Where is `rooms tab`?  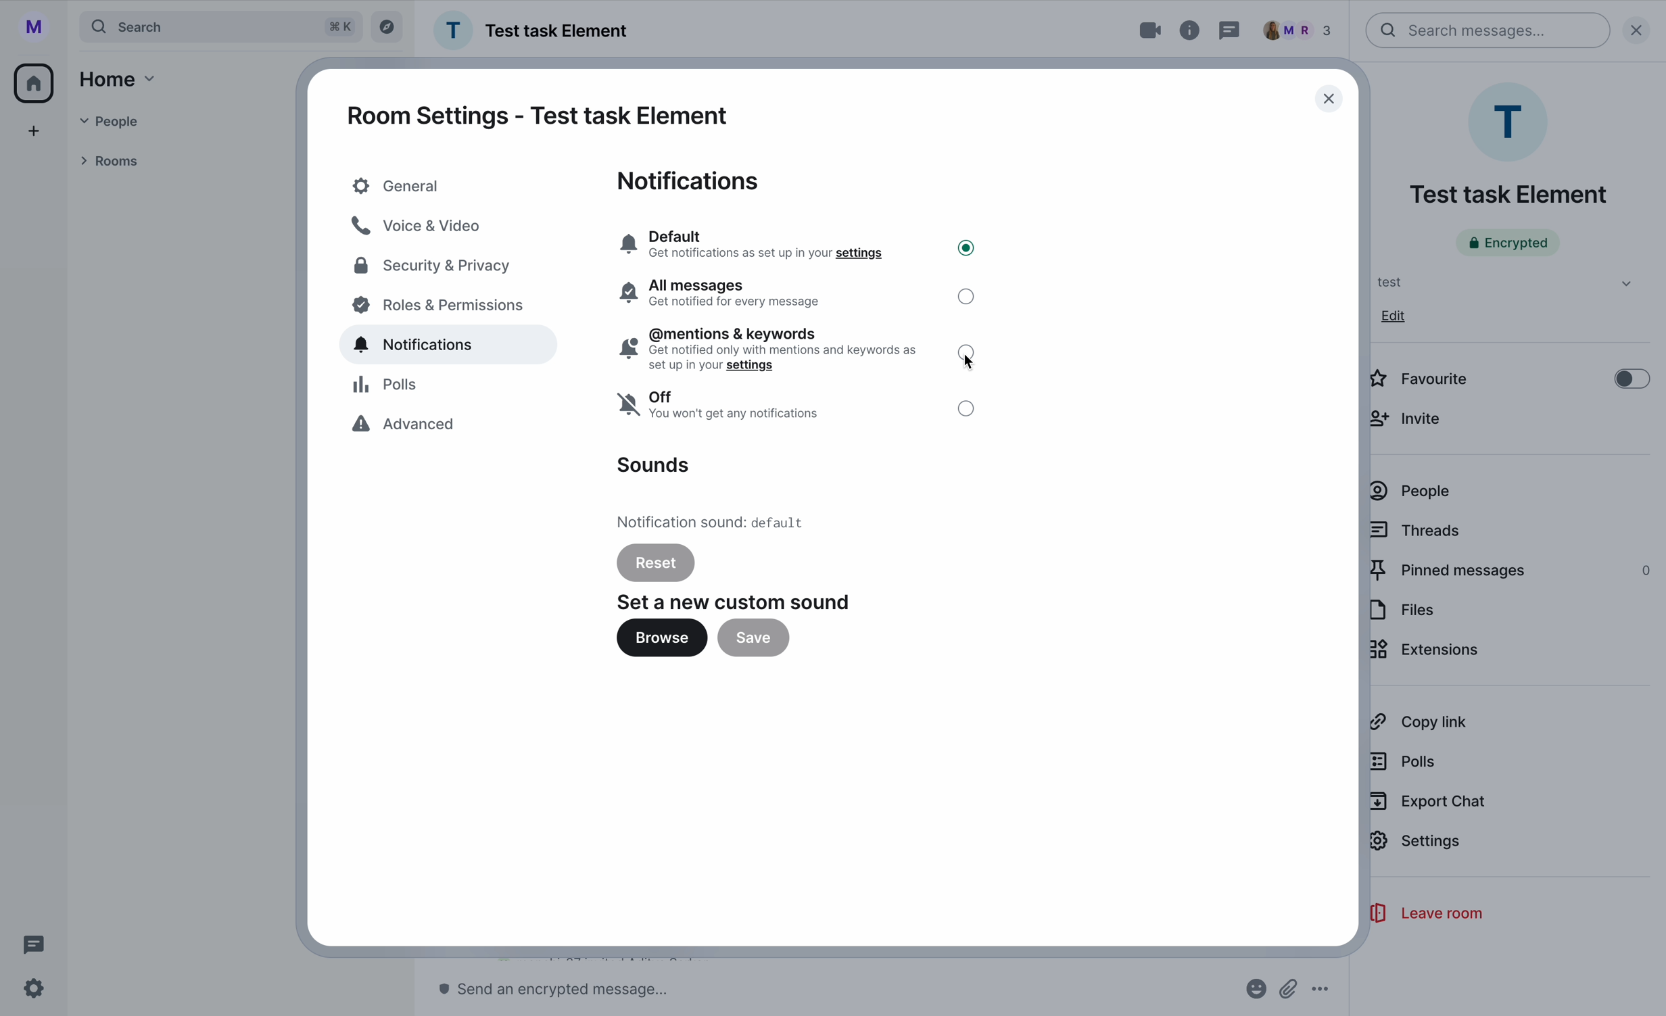
rooms tab is located at coordinates (116, 159).